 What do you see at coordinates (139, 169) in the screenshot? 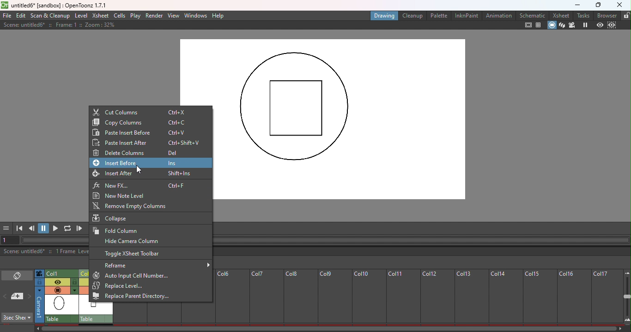
I see `Cursor` at bounding box center [139, 169].